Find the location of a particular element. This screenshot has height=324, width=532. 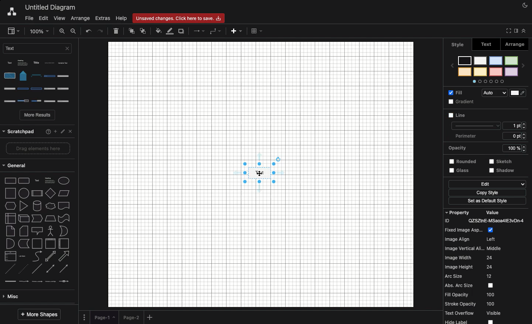

Line fill is located at coordinates (170, 31).